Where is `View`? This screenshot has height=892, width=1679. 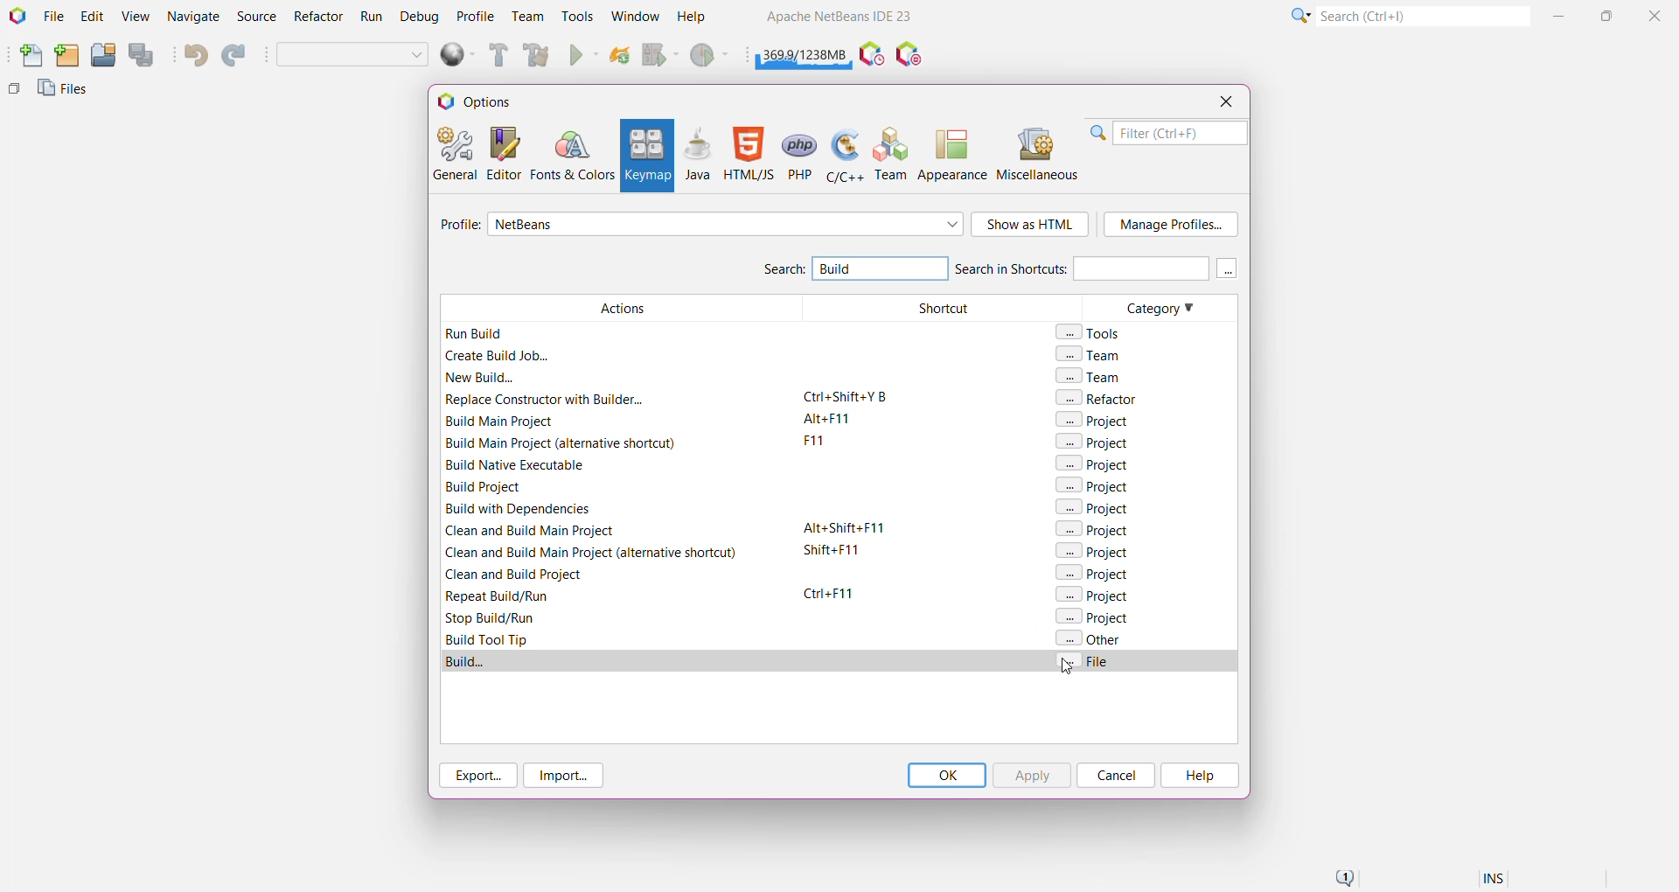 View is located at coordinates (135, 17).